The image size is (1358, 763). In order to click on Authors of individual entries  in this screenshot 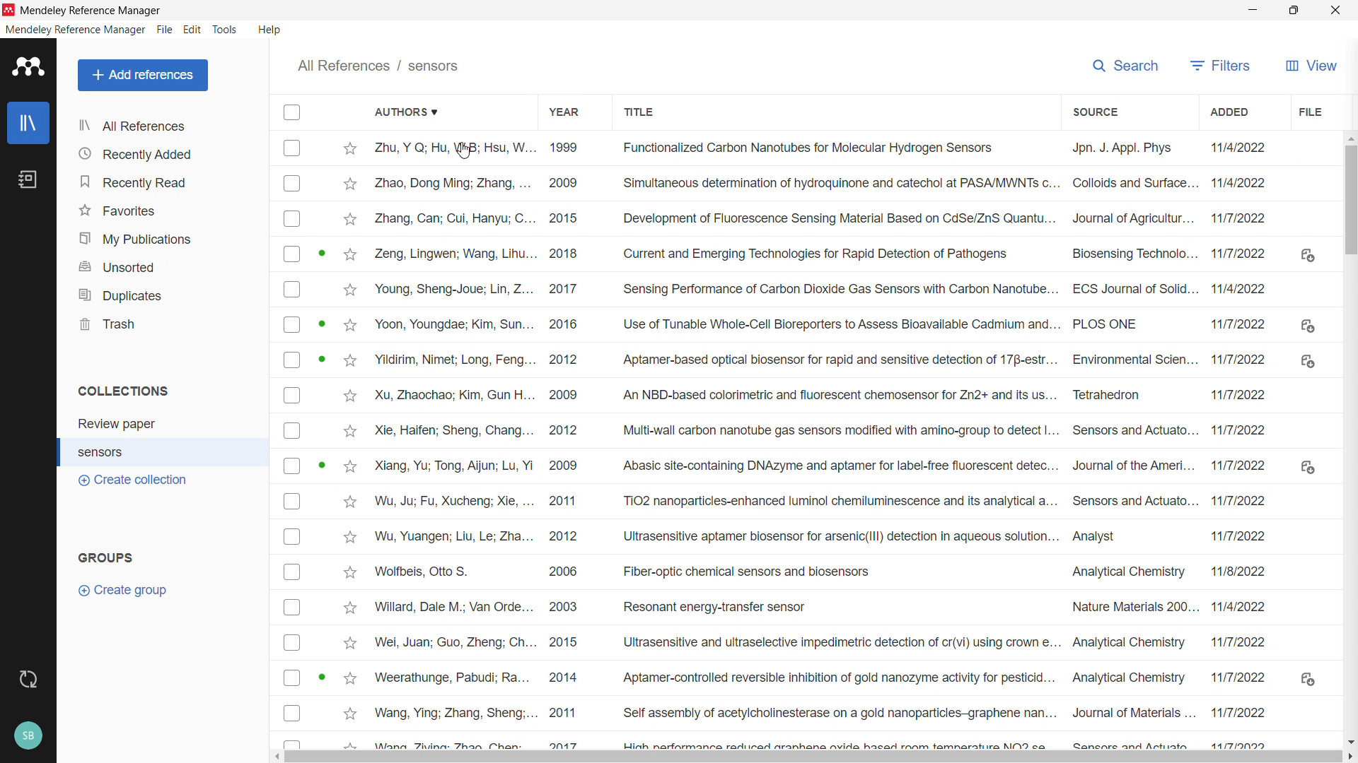, I will do `click(452, 443)`.